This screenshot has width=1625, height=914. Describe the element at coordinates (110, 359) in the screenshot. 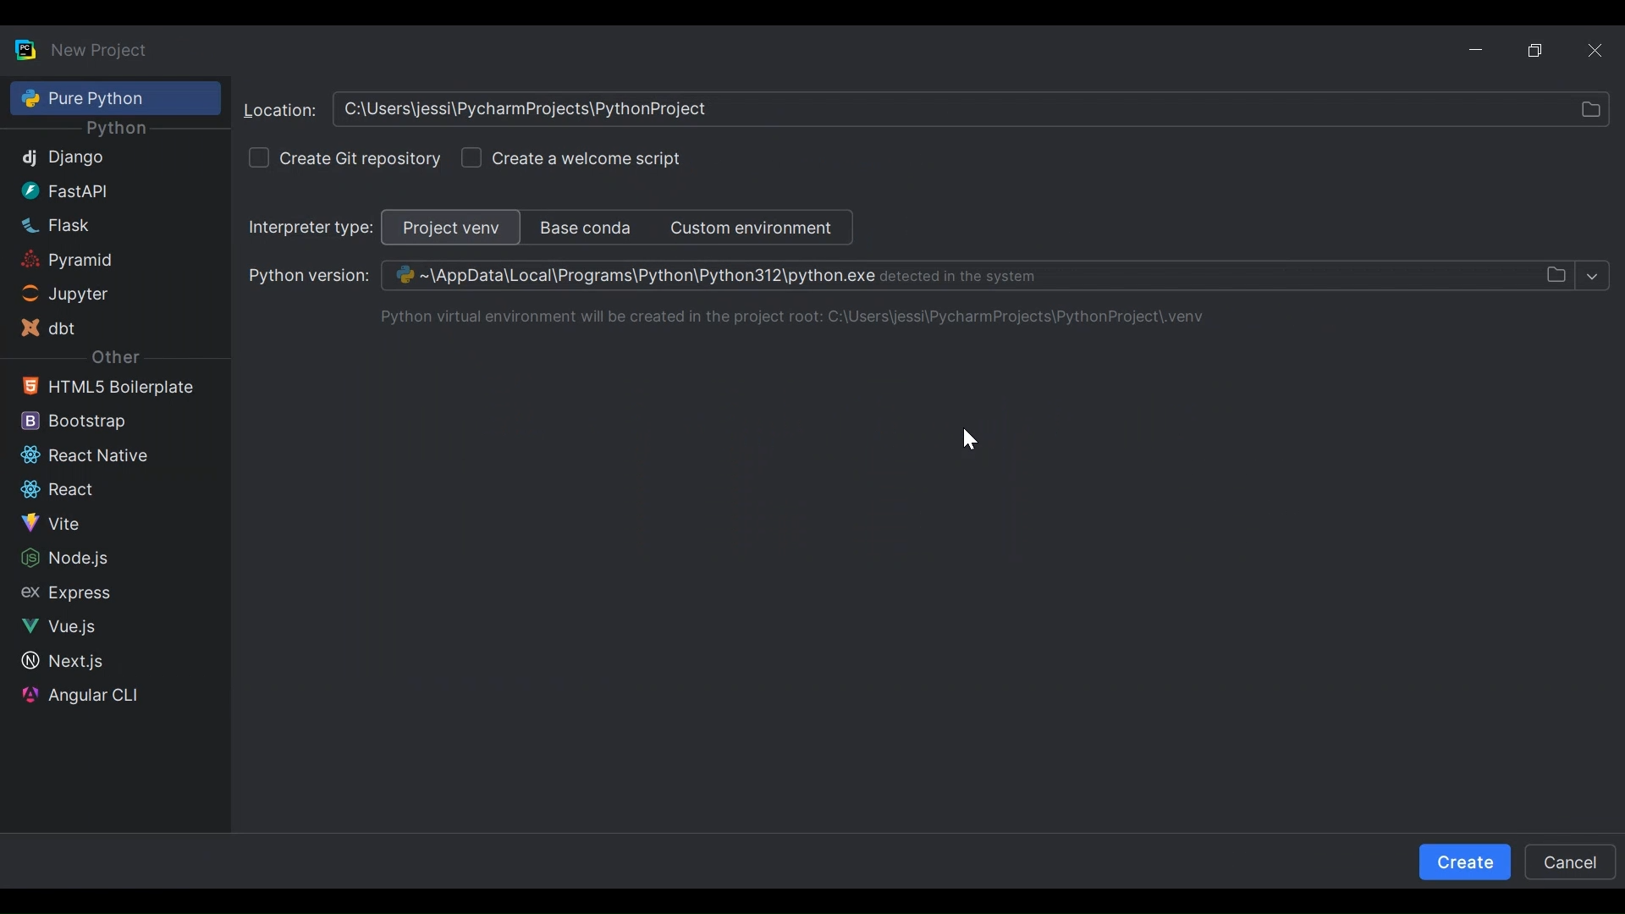

I see `Other` at that location.